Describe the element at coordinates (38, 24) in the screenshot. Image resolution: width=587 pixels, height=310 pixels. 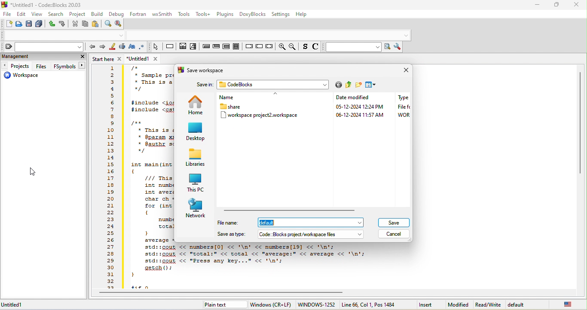
I see `save everything` at that location.